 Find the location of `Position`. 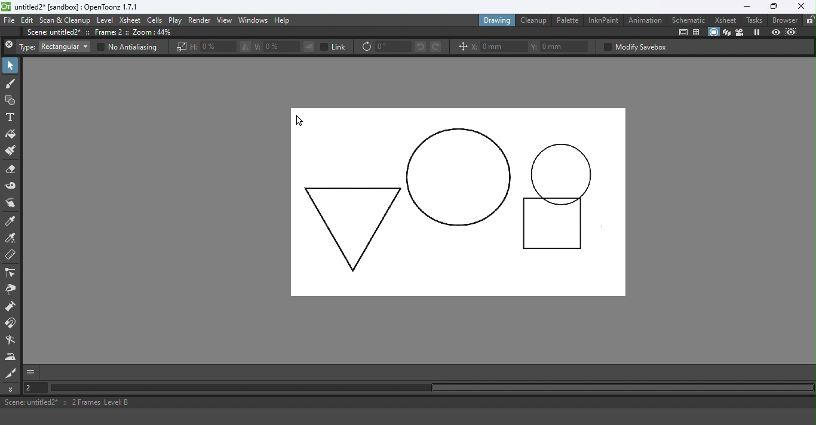

Position is located at coordinates (461, 48).